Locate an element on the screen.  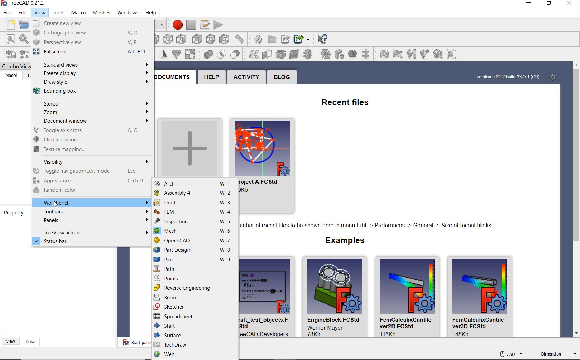
cursor is located at coordinates (57, 205).